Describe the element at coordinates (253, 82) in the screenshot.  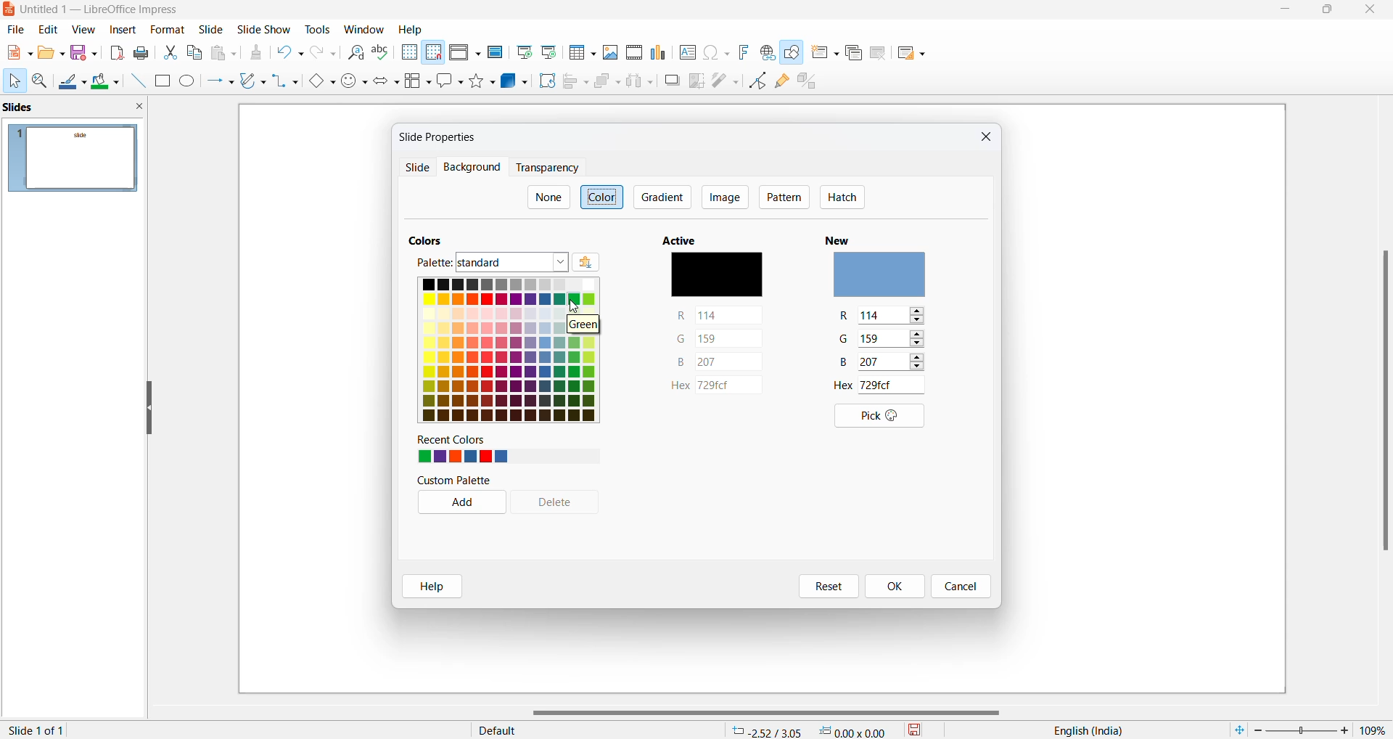
I see `curve and polygons` at that location.